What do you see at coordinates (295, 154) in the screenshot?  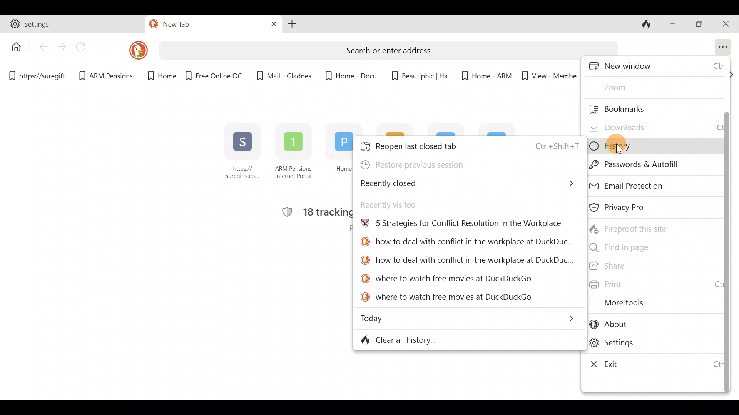 I see `ARM Pensions Internet Portal` at bounding box center [295, 154].